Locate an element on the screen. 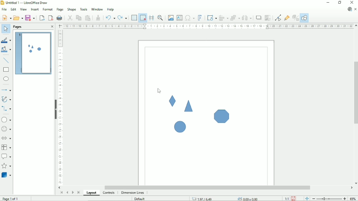  Zoom factor is located at coordinates (353, 198).